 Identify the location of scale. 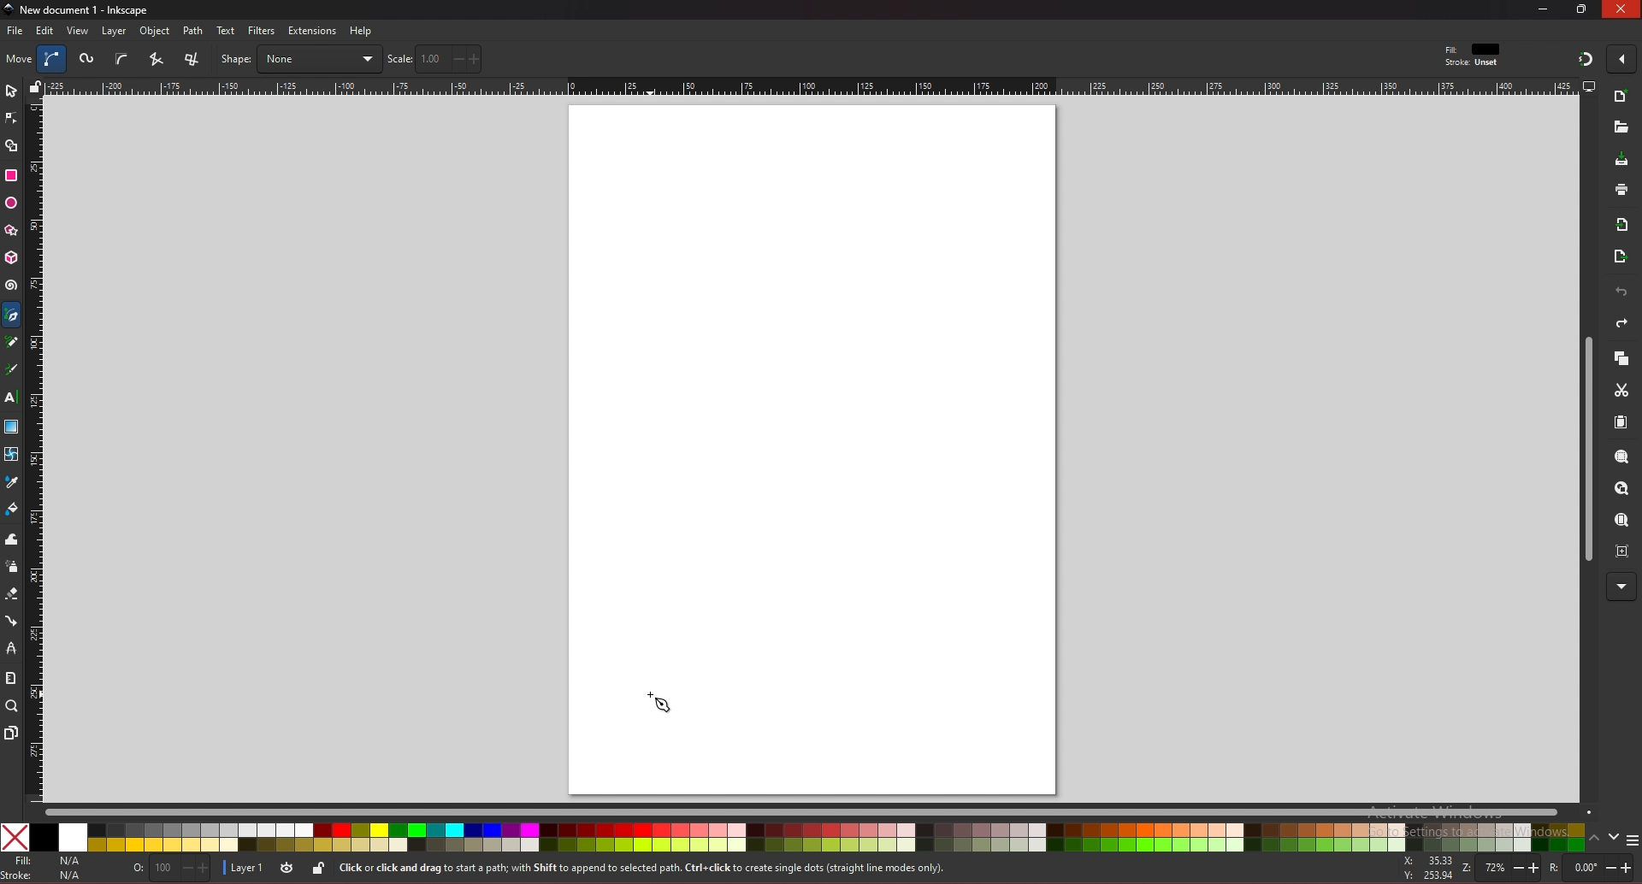
(434, 58).